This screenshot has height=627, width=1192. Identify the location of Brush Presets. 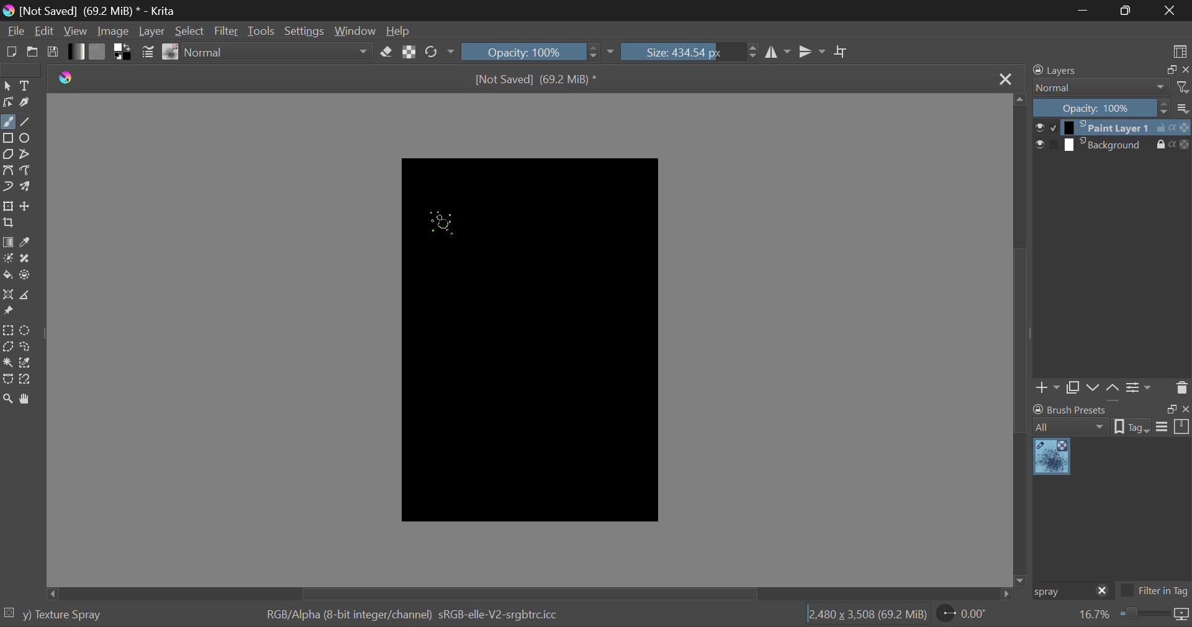
(171, 52).